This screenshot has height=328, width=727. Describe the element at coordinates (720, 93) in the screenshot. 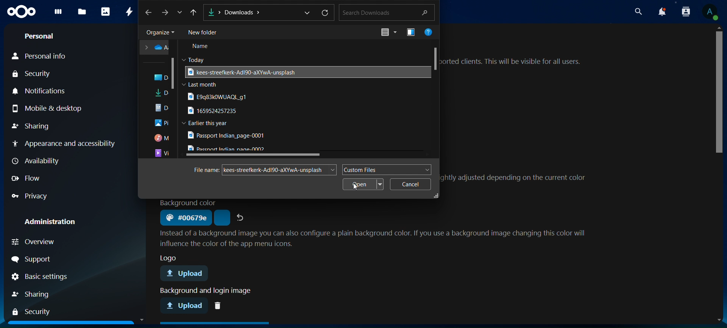

I see `scroll bar` at that location.